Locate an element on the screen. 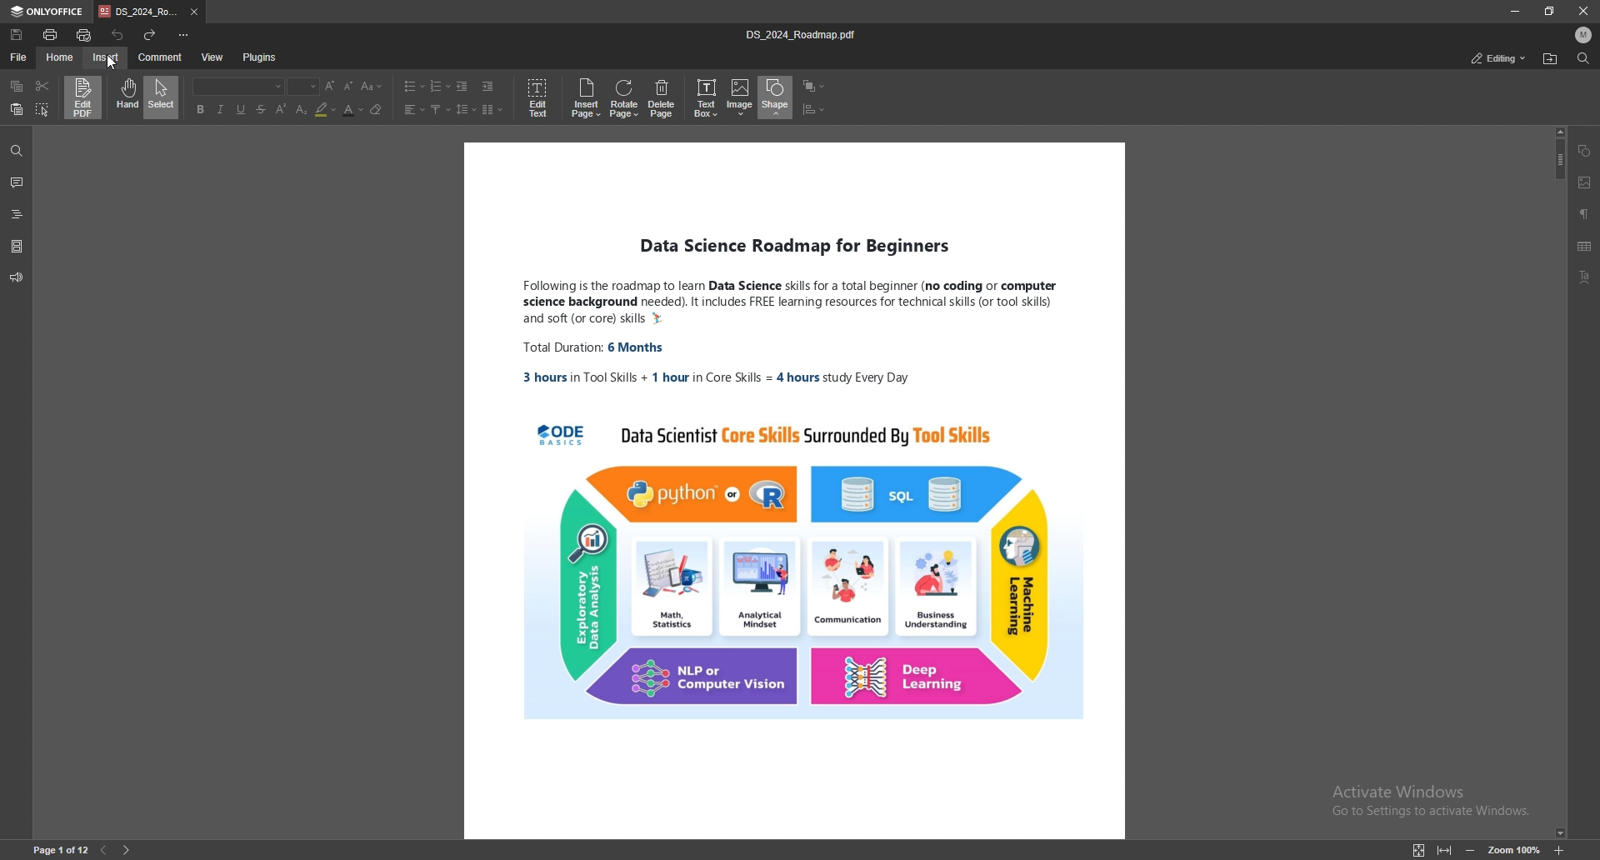 The width and height of the screenshot is (1600, 860). page number is located at coordinates (61, 850).